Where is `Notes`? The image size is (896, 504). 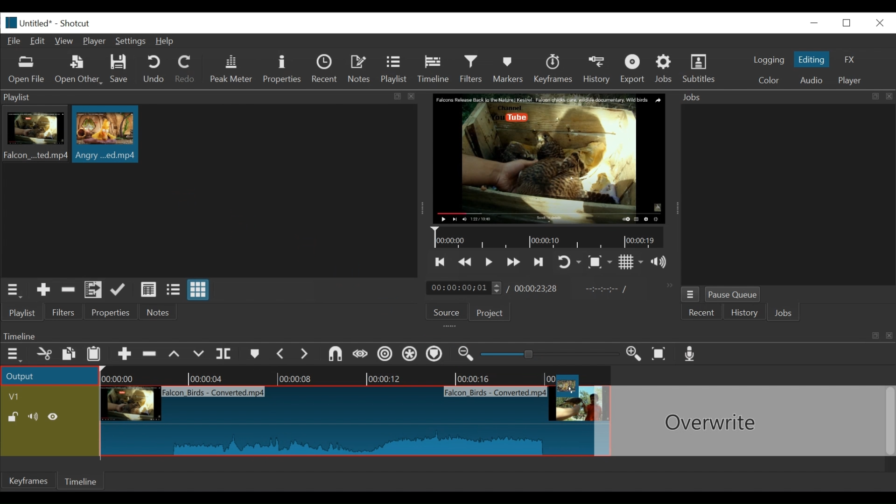 Notes is located at coordinates (158, 312).